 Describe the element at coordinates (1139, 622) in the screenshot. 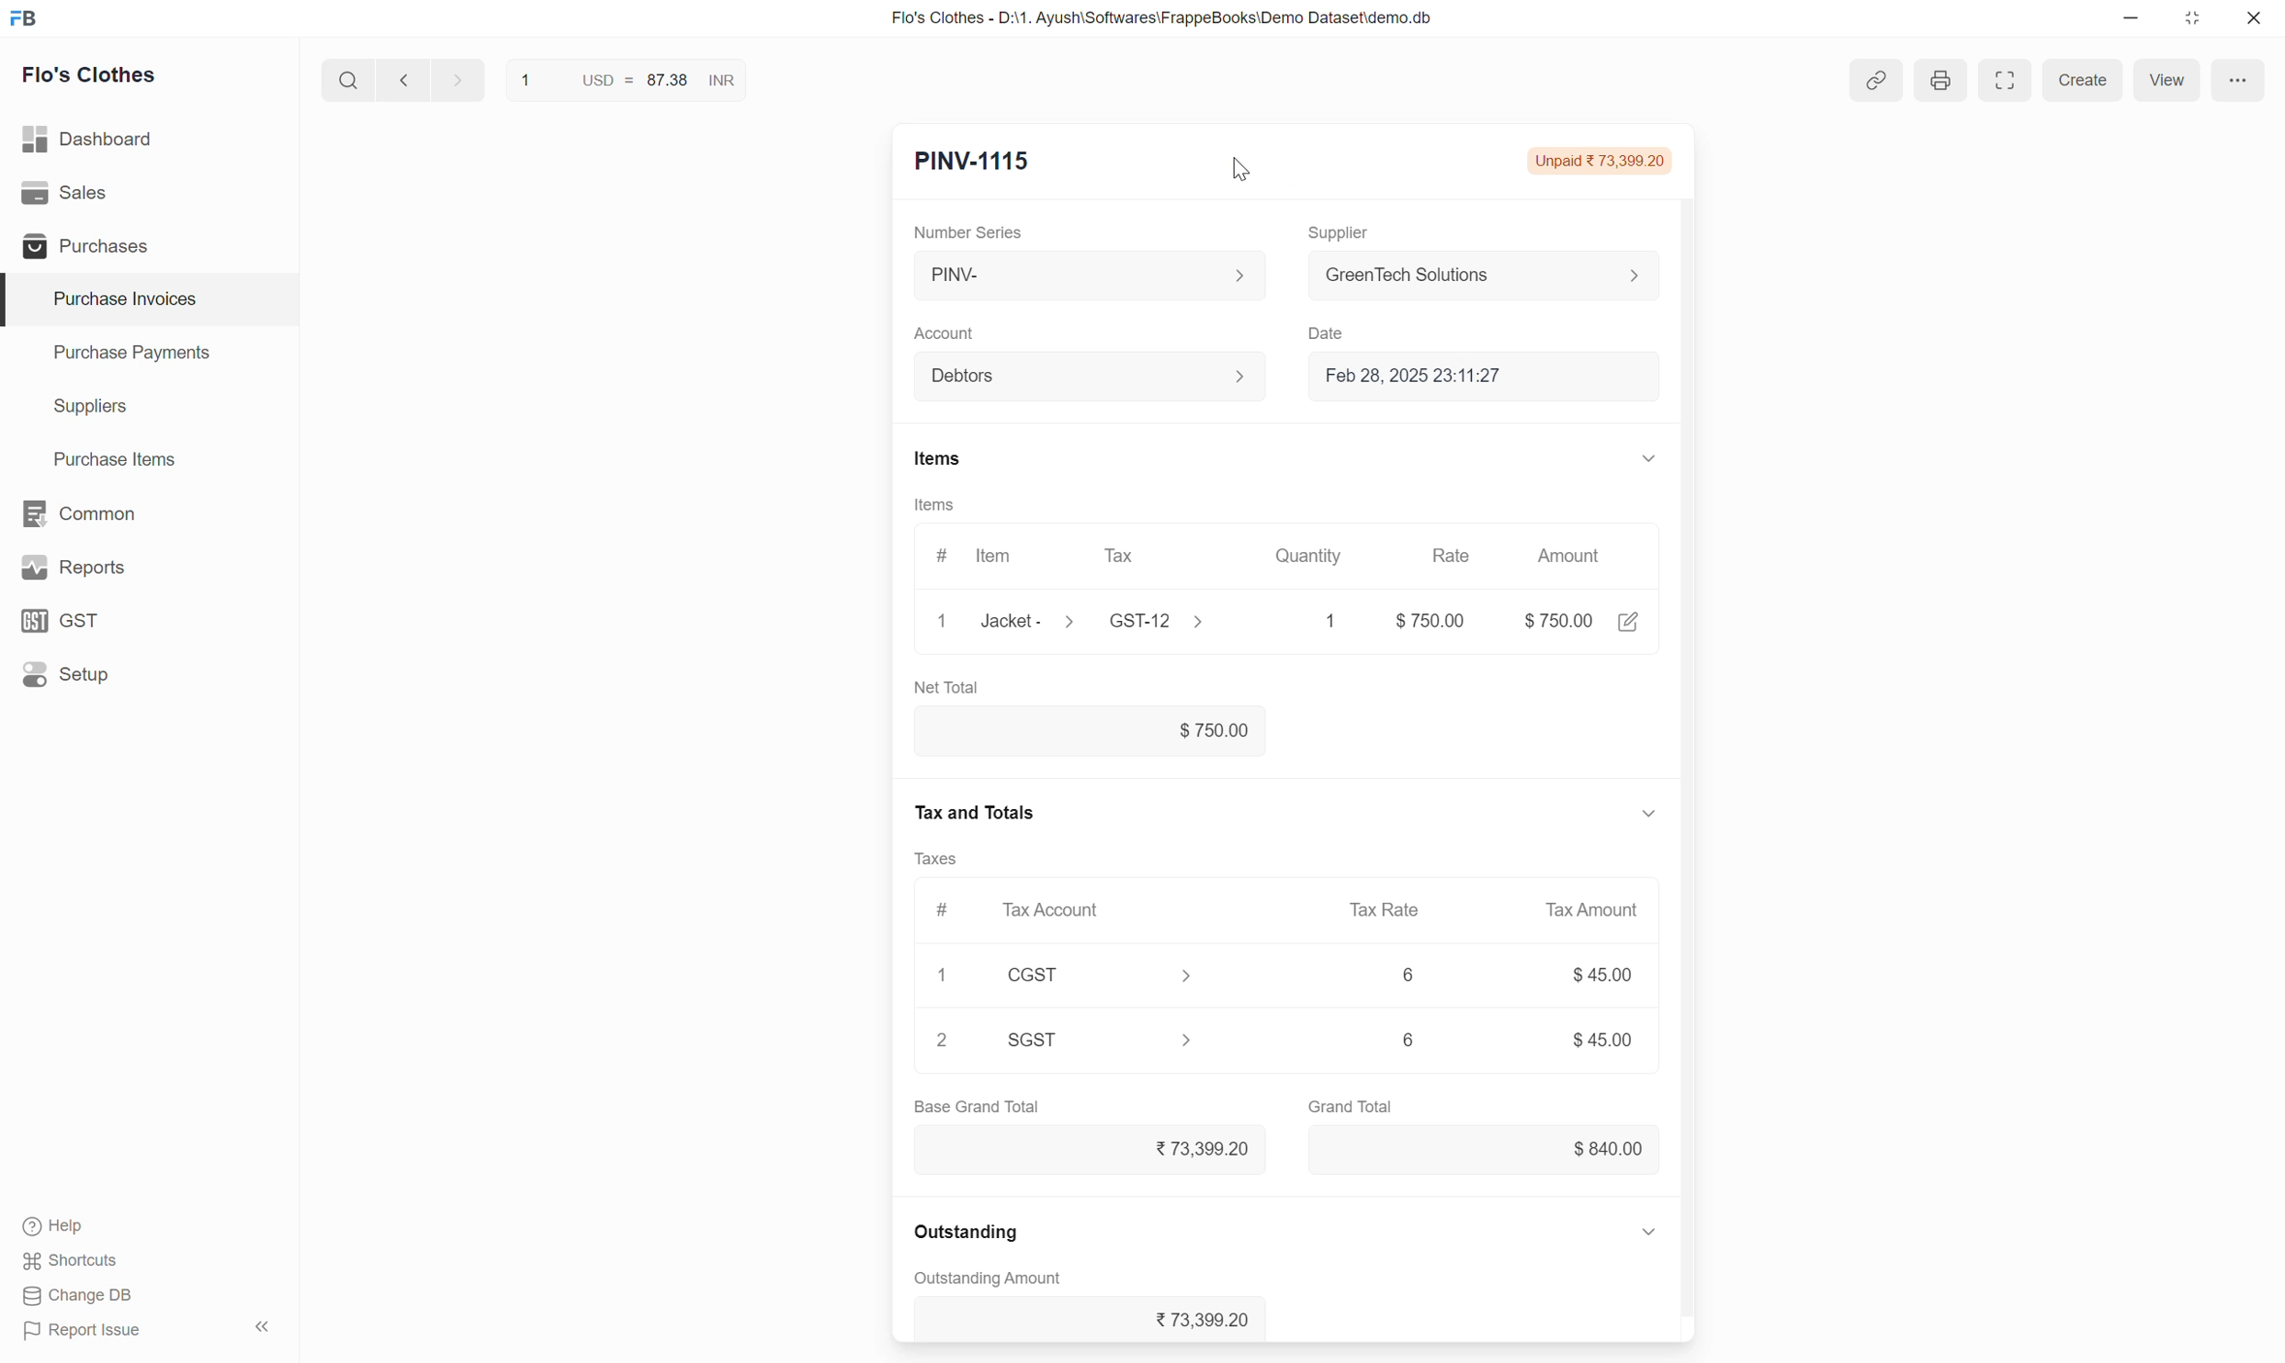

I see `GST-12` at that location.